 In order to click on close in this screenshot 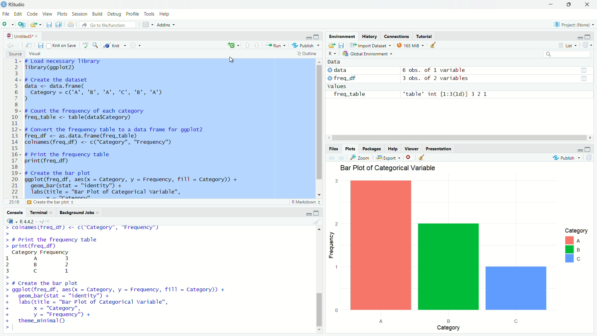, I will do `click(588, 5)`.